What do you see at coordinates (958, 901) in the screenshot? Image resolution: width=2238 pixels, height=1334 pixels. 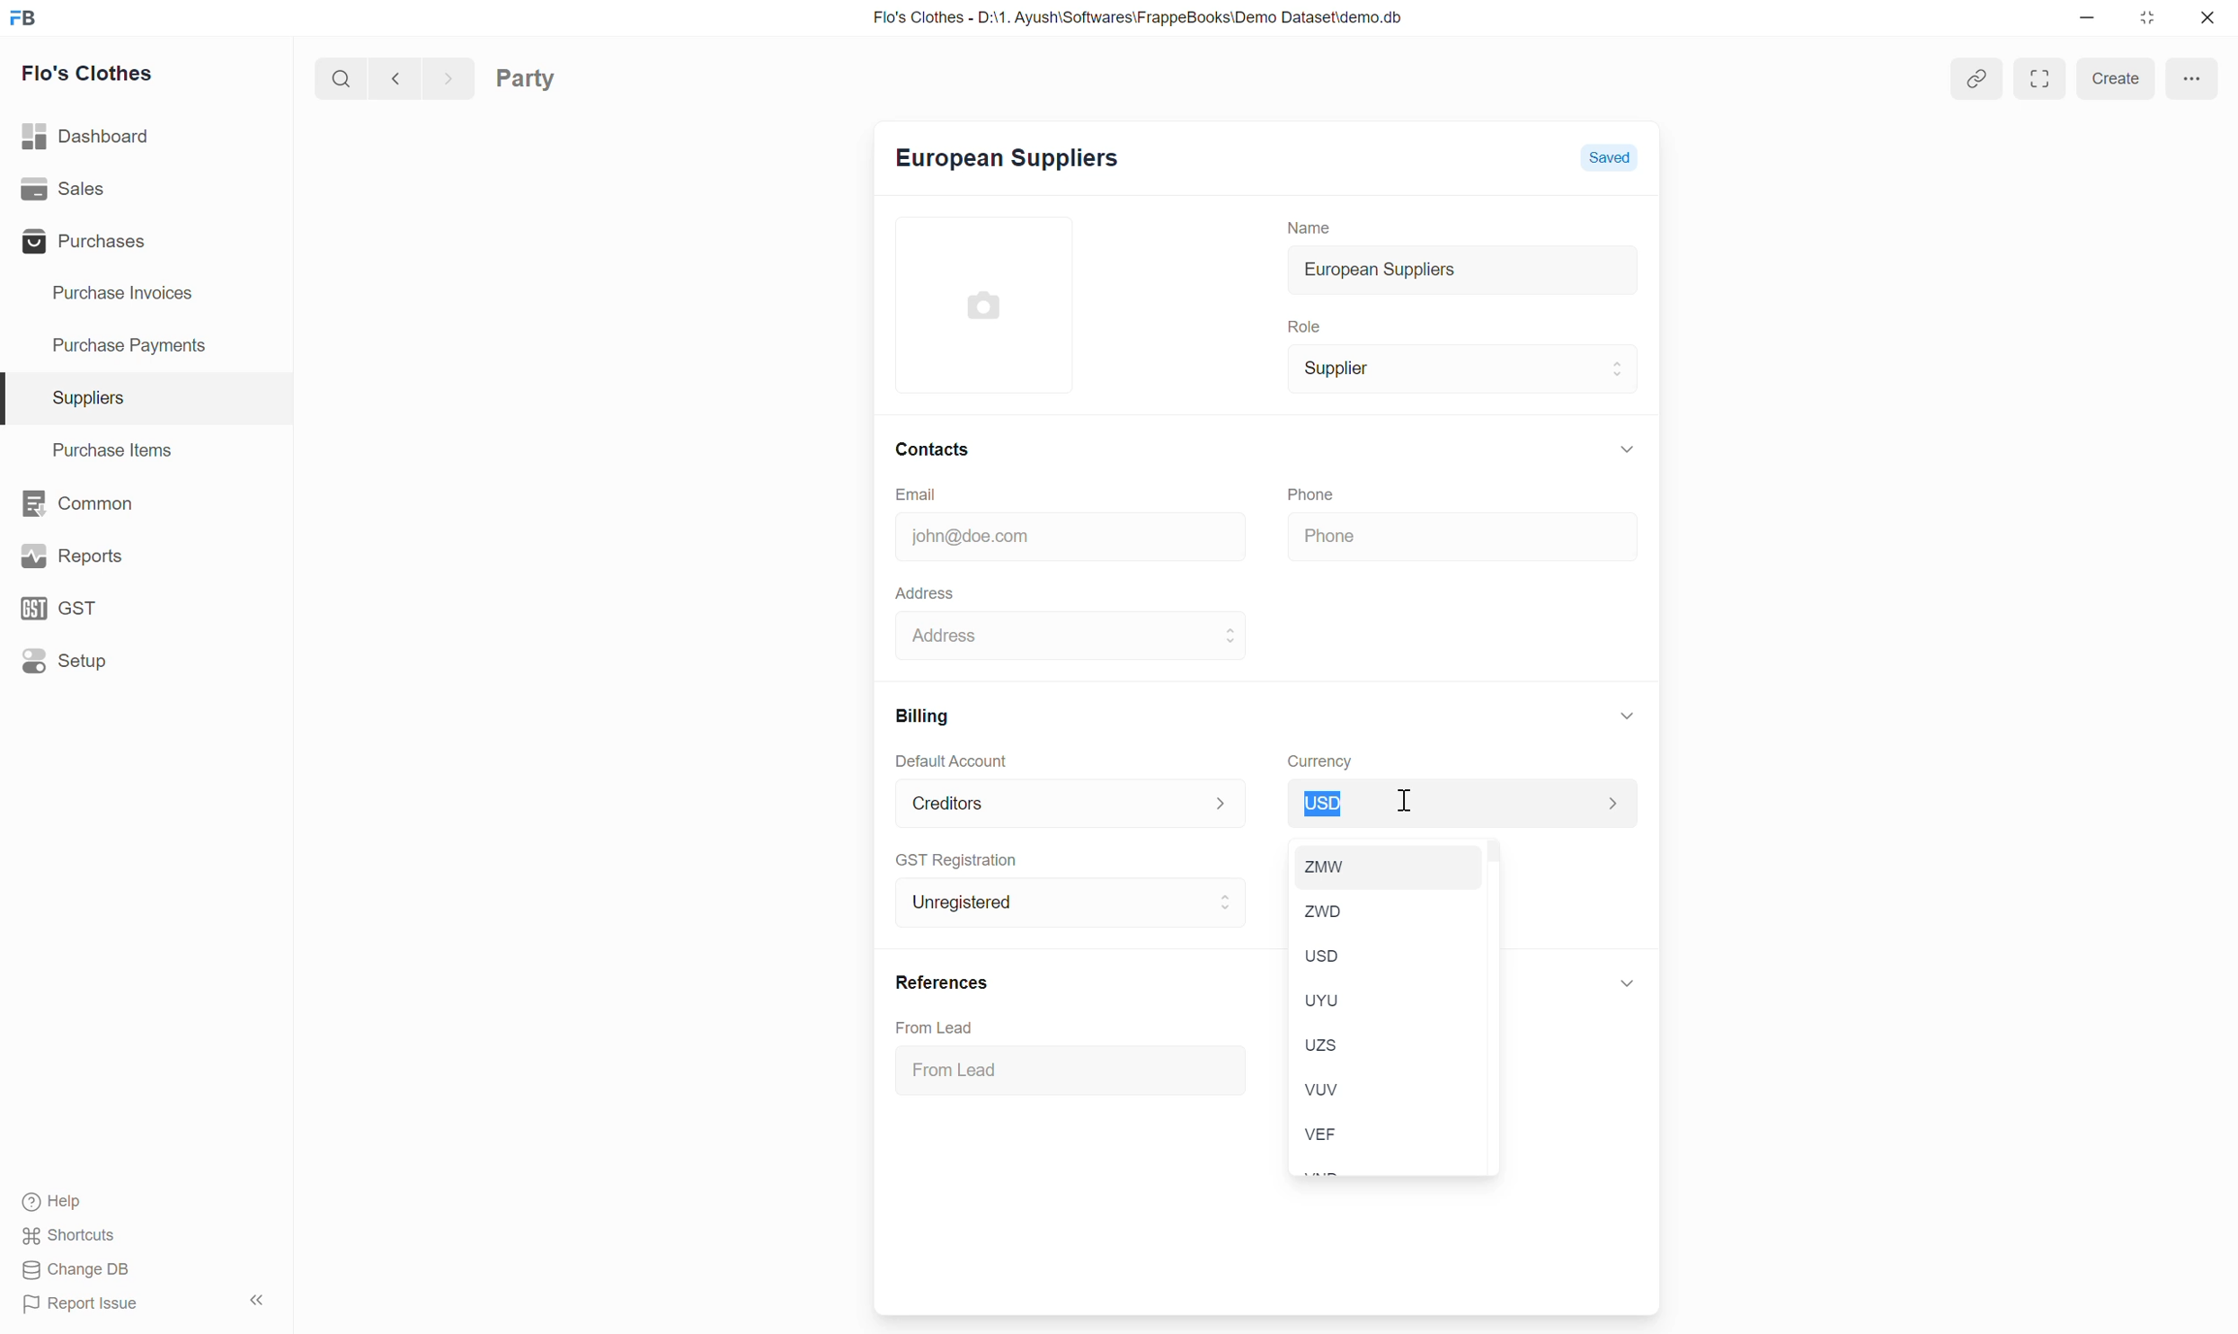 I see `Unregistered` at bounding box center [958, 901].